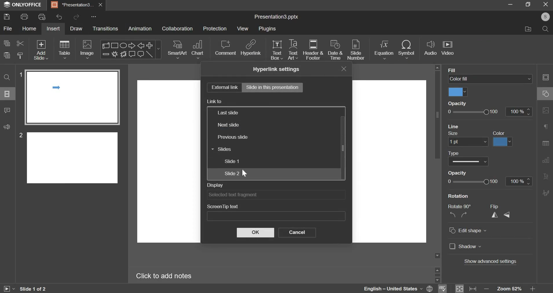 This screenshot has width=553, height=293. Describe the element at coordinates (466, 246) in the screenshot. I see `shadow` at that location.